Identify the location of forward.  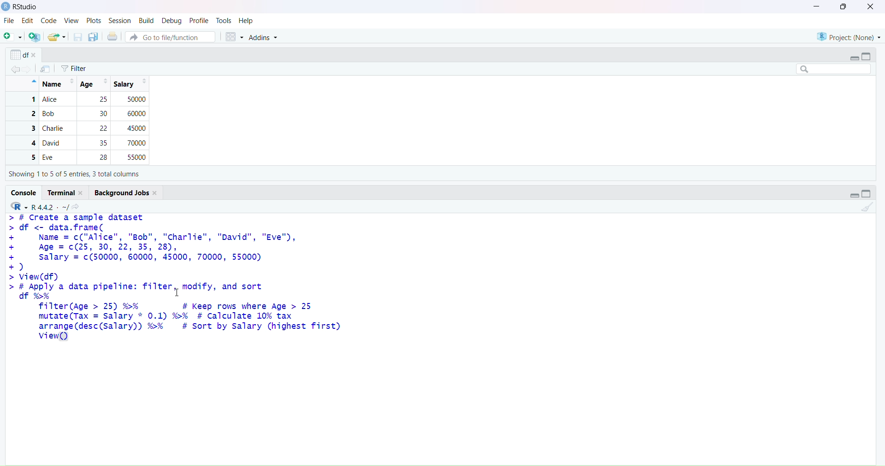
(29, 69).